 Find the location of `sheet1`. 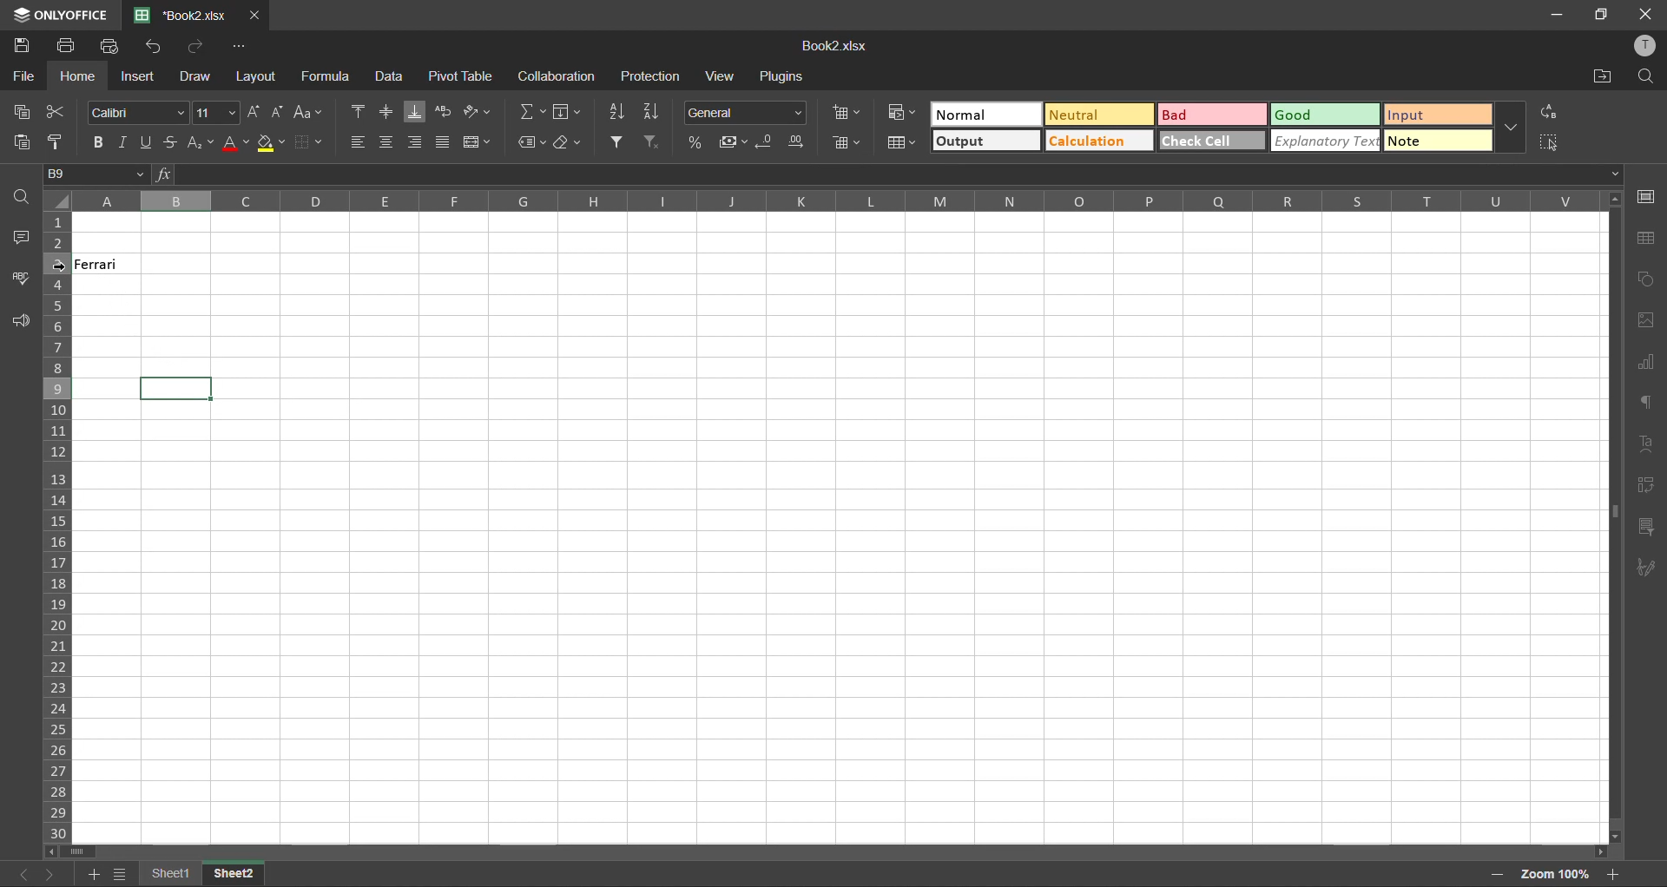

sheet1 is located at coordinates (175, 871).